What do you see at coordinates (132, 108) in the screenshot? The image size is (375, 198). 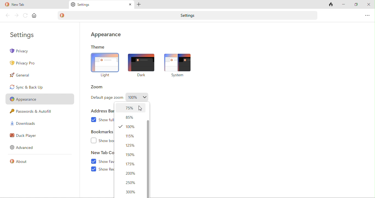 I see `selected zoom page-75%` at bounding box center [132, 108].